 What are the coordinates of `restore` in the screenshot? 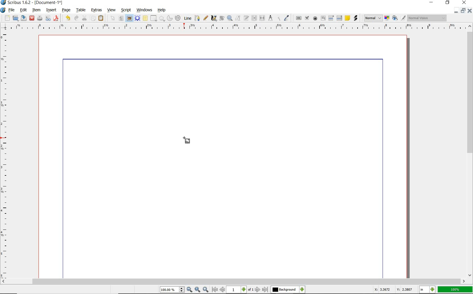 It's located at (448, 3).